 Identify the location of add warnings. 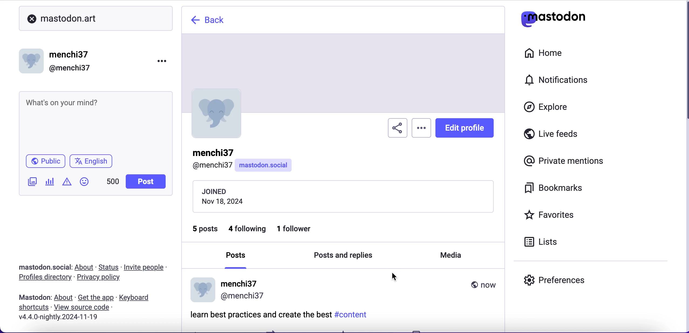
(67, 184).